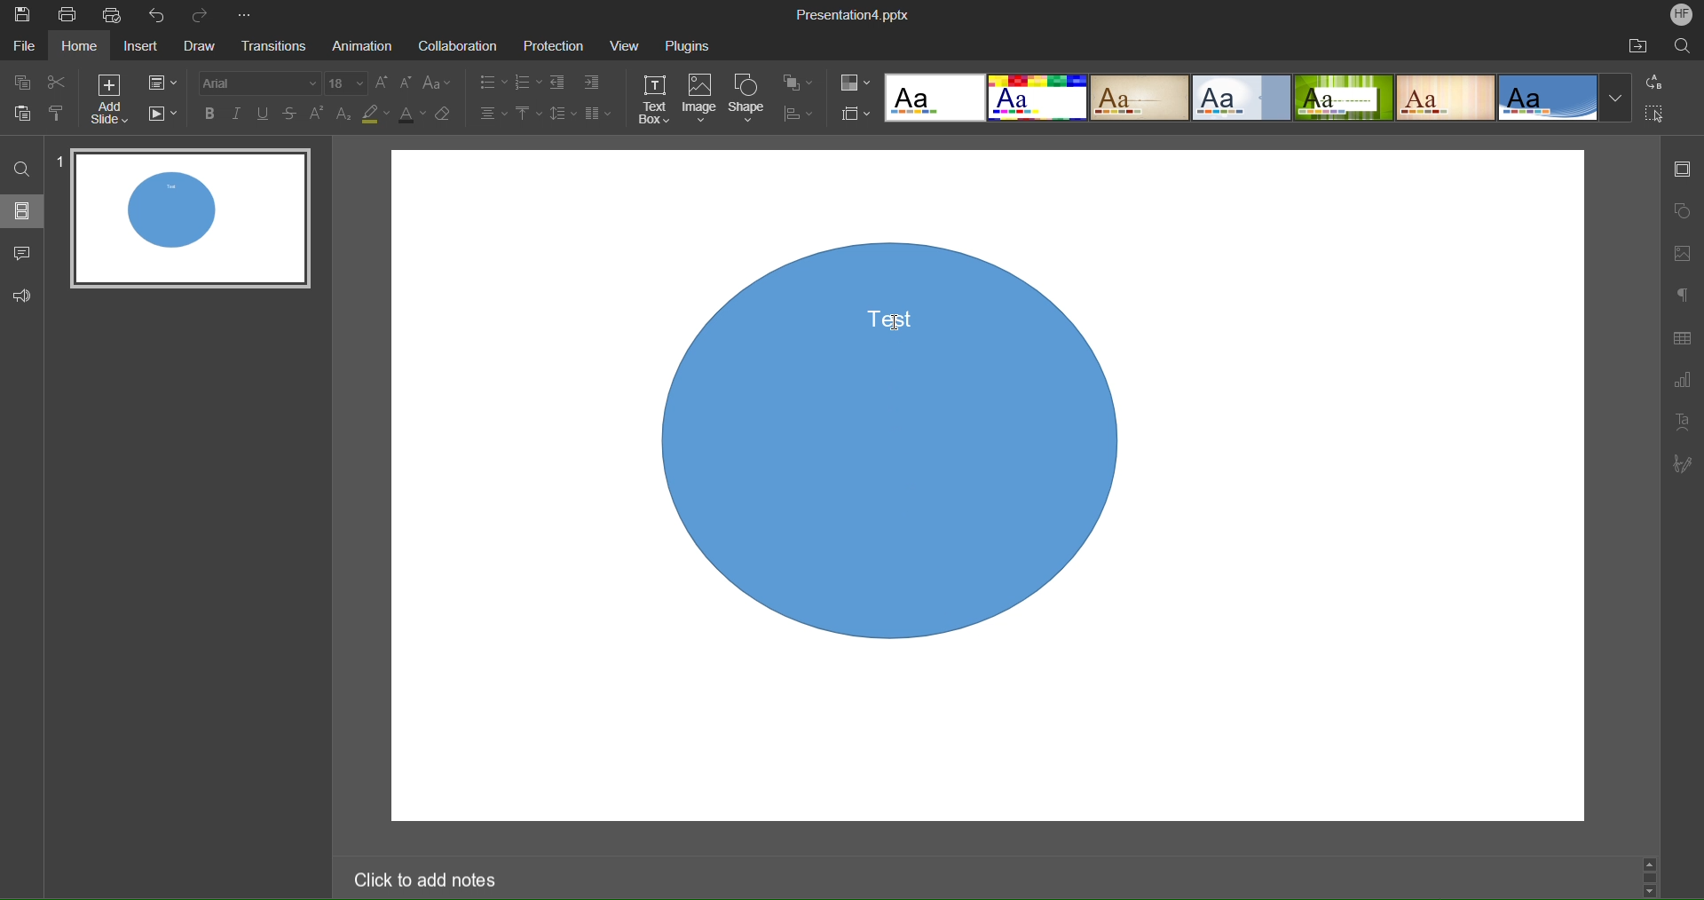  Describe the element at coordinates (240, 116) in the screenshot. I see `Italic` at that location.